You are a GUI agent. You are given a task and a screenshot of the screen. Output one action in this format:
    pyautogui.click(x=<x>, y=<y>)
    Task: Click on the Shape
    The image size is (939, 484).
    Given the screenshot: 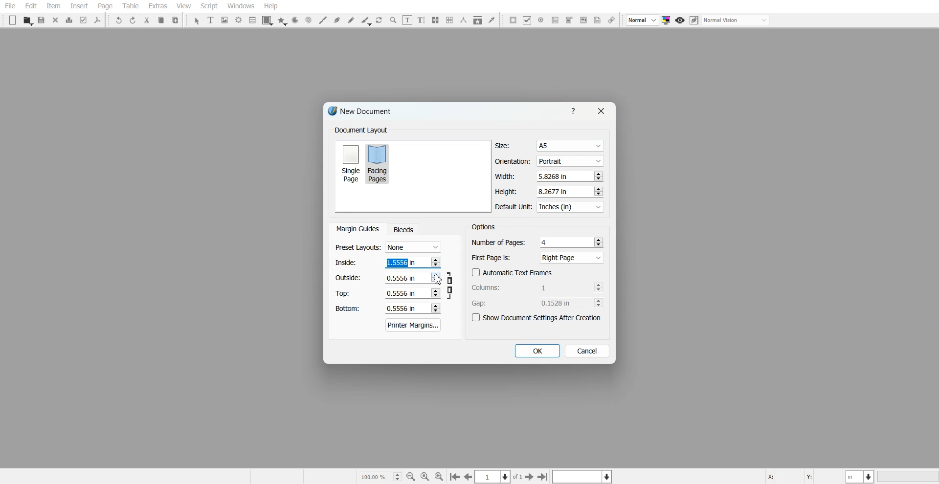 What is the action you would take?
    pyautogui.click(x=268, y=21)
    